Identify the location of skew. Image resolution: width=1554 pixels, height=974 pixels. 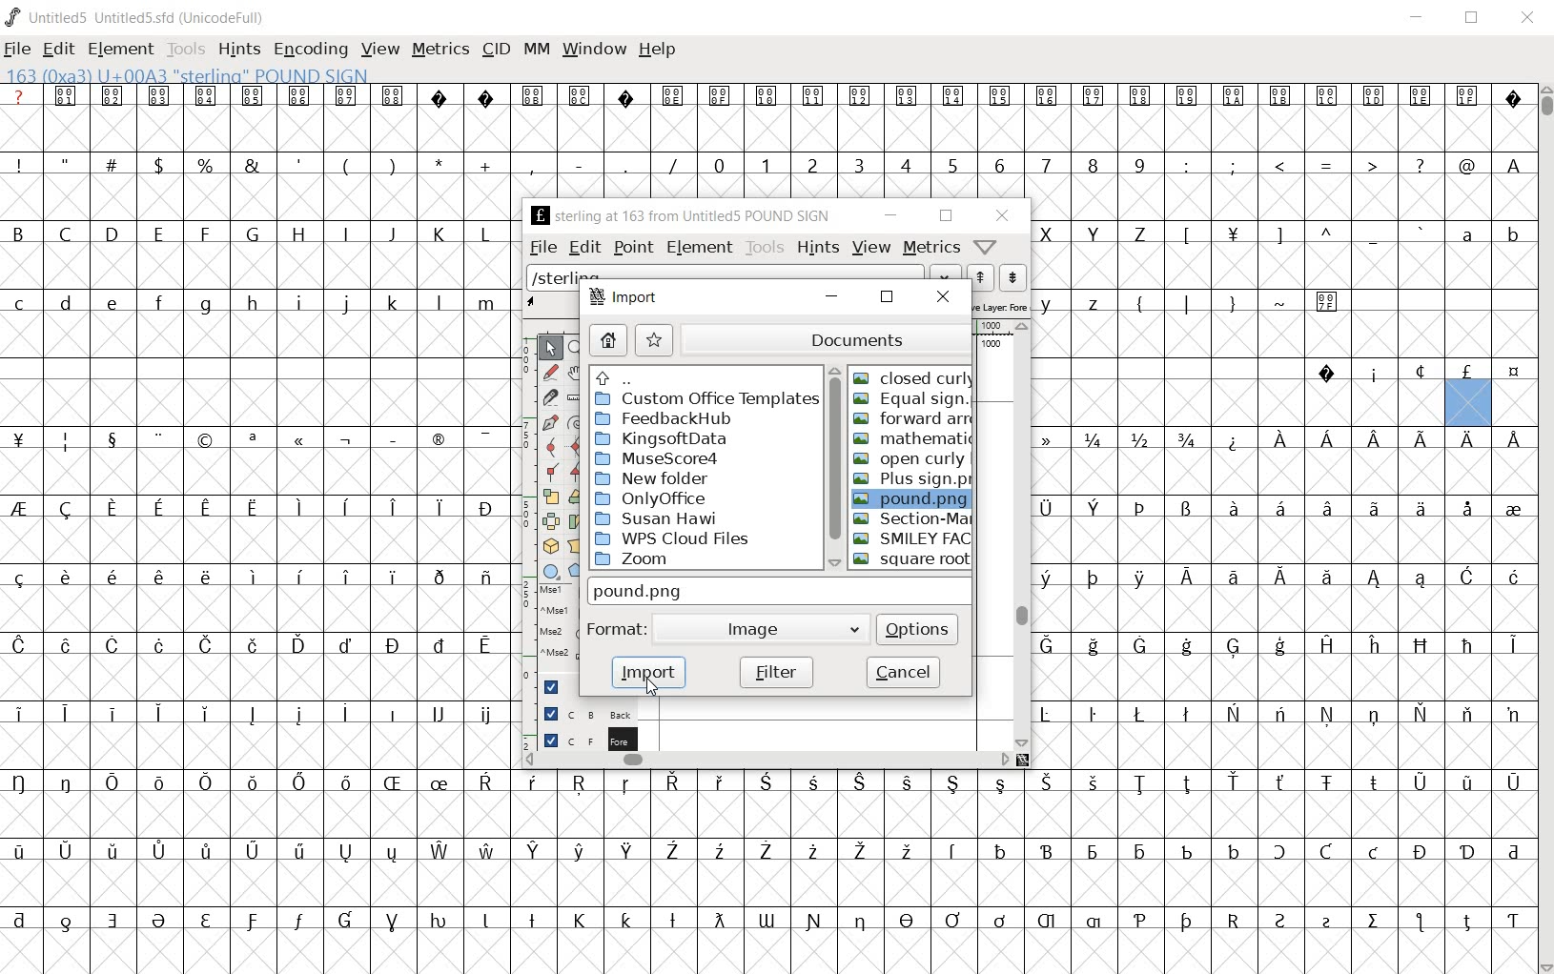
(576, 521).